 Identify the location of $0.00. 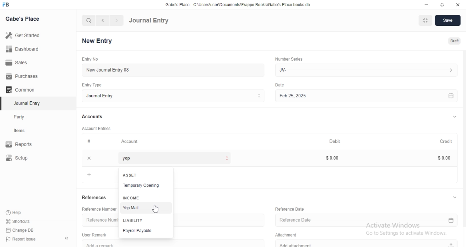
(332, 158).